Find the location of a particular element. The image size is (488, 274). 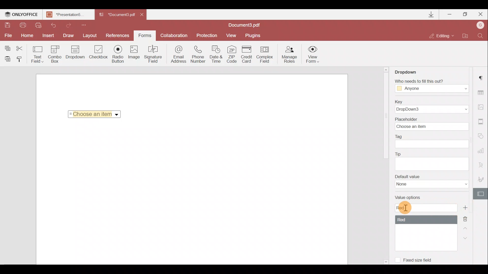

ZIP code is located at coordinates (233, 54).